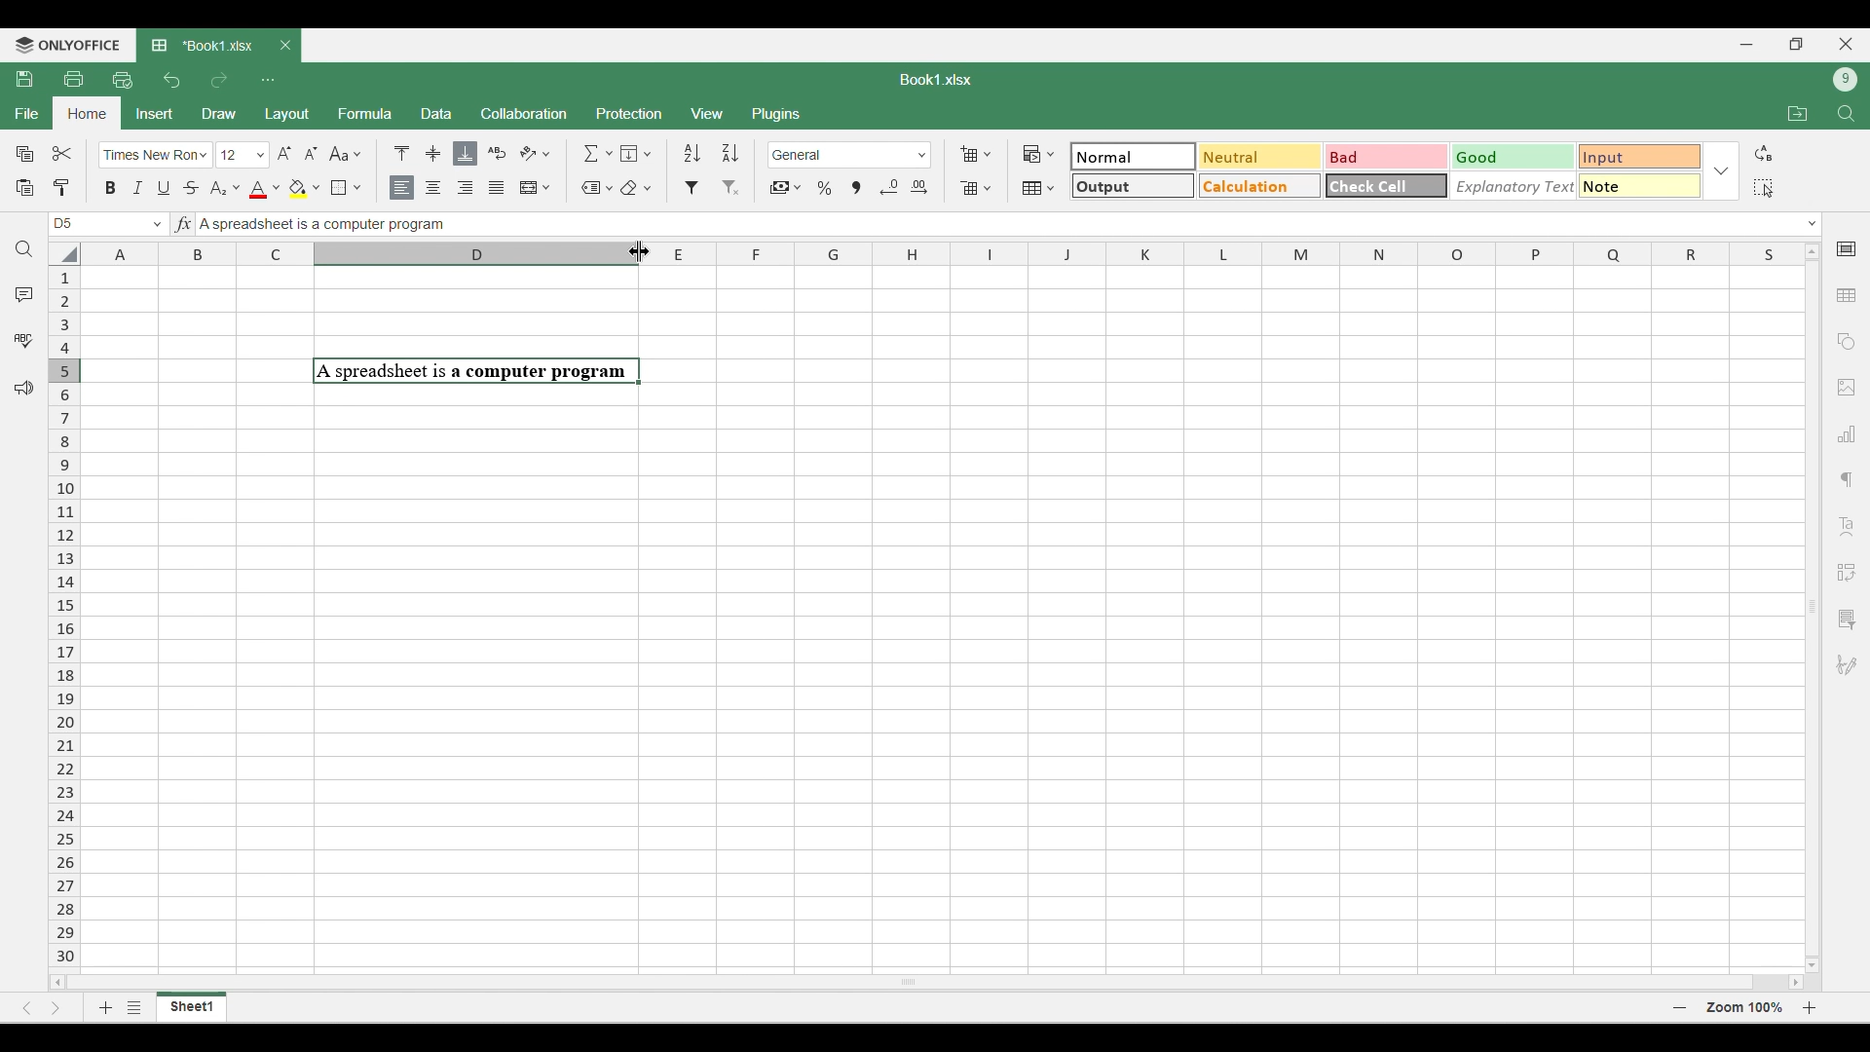 This screenshot has width=1870, height=1052. Describe the element at coordinates (218, 80) in the screenshot. I see `Redo` at that location.